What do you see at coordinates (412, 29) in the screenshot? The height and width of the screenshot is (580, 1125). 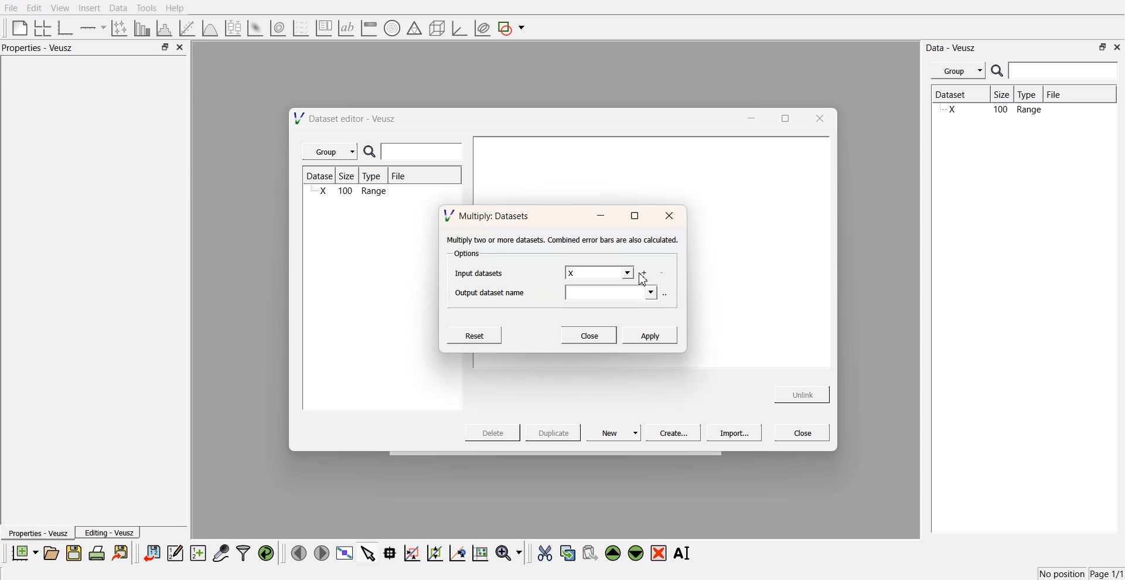 I see `ternary shapes` at bounding box center [412, 29].